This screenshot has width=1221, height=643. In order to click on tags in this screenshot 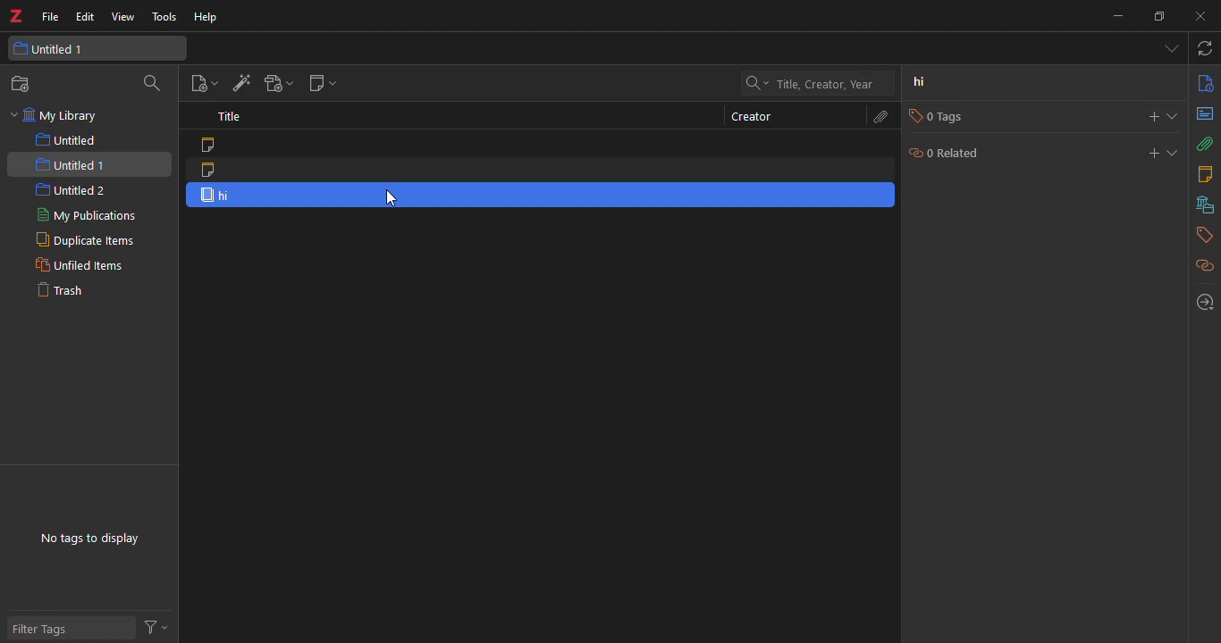, I will do `click(1202, 238)`.